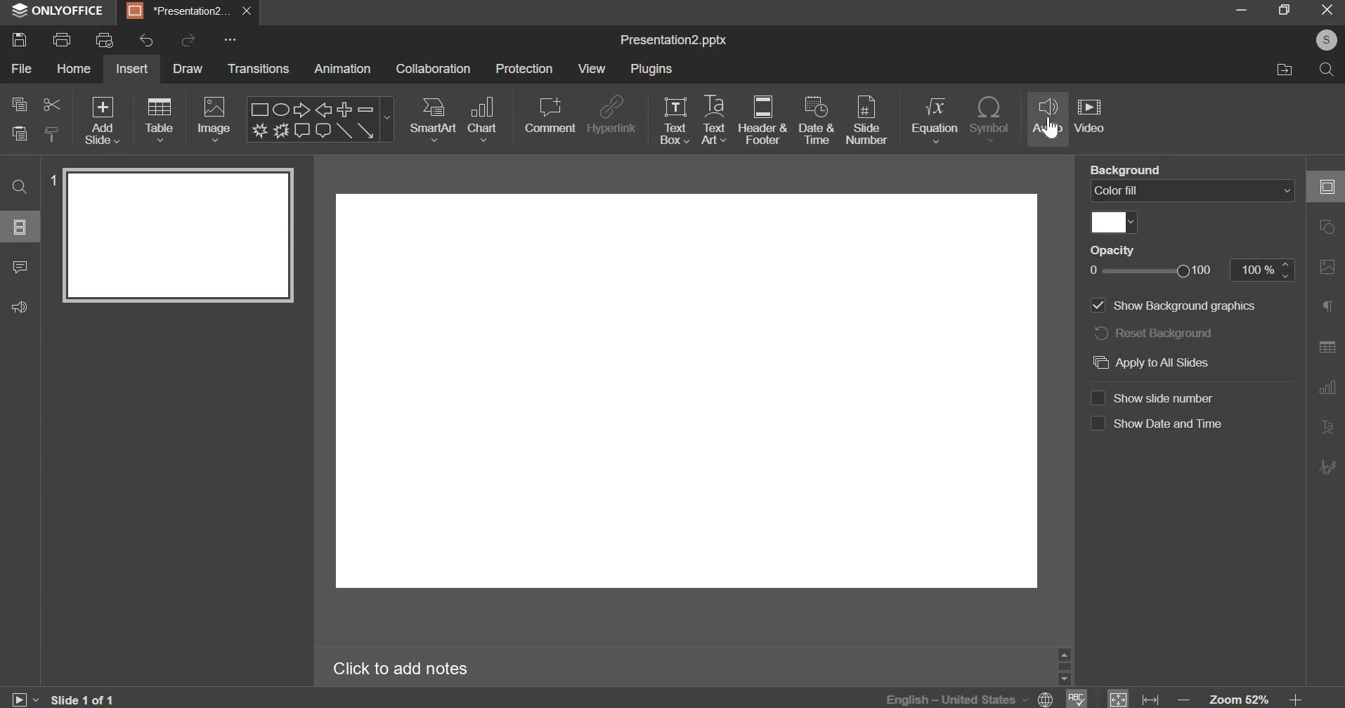 Image resolution: width=1345 pixels, height=708 pixels. What do you see at coordinates (551, 111) in the screenshot?
I see `comment` at bounding box center [551, 111].